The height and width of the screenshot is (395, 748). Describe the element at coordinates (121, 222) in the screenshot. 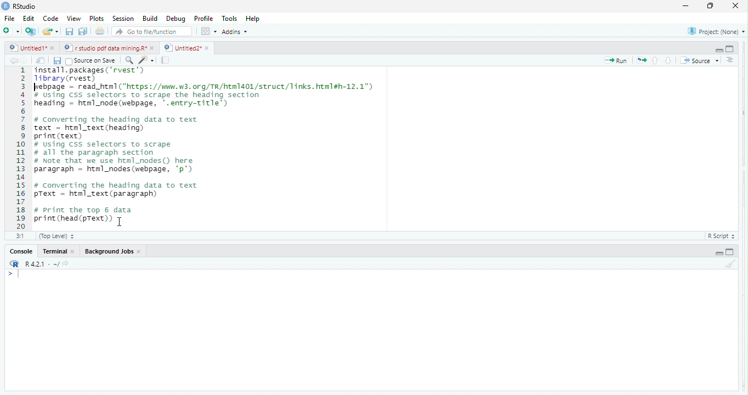

I see `cursor movement` at that location.